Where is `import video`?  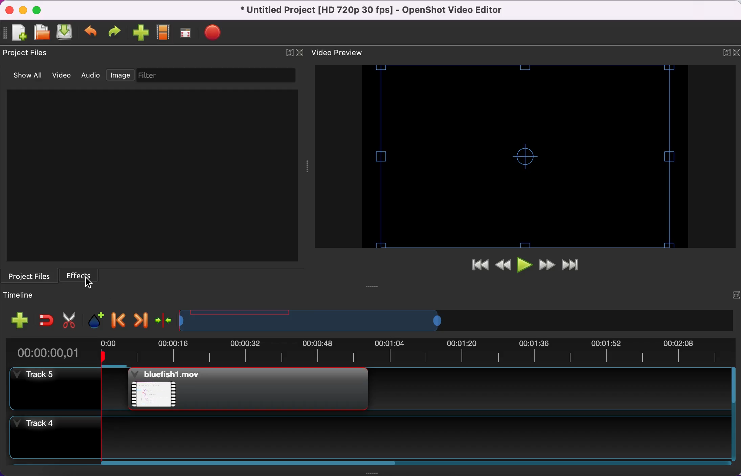 import video is located at coordinates (140, 34).